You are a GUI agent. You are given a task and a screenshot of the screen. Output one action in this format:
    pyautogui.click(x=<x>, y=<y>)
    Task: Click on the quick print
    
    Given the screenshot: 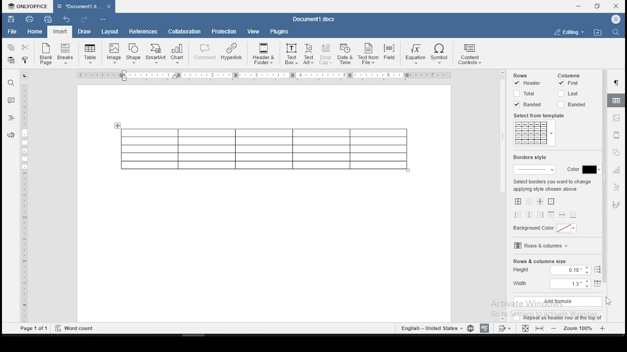 What is the action you would take?
    pyautogui.click(x=48, y=19)
    